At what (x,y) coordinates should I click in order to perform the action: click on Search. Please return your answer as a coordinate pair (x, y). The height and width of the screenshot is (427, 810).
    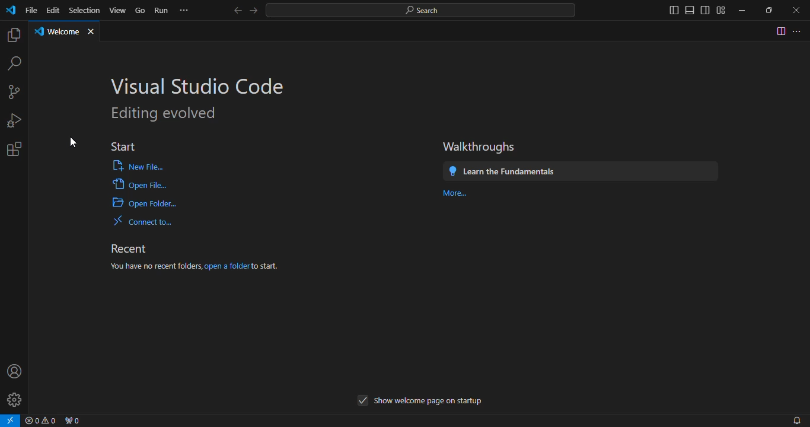
    Looking at the image, I should click on (421, 10).